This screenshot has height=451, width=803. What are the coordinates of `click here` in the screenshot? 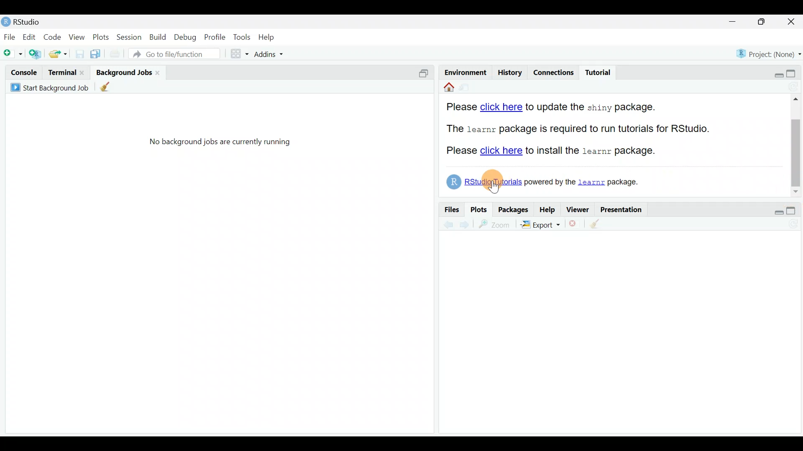 It's located at (501, 107).